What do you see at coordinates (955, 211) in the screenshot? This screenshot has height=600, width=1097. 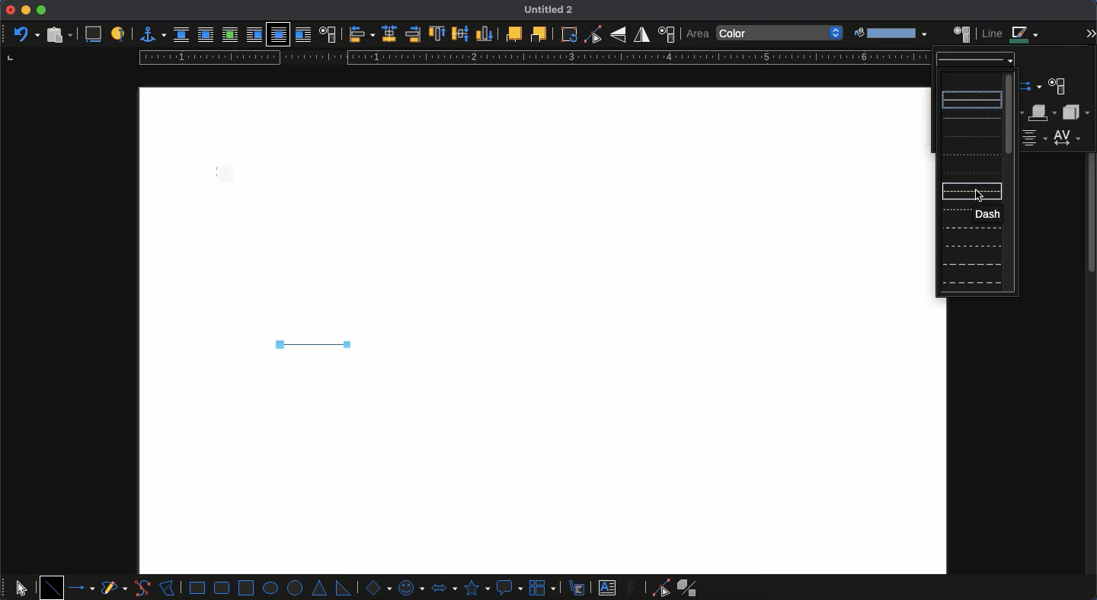 I see `Dash (rounded)` at bounding box center [955, 211].